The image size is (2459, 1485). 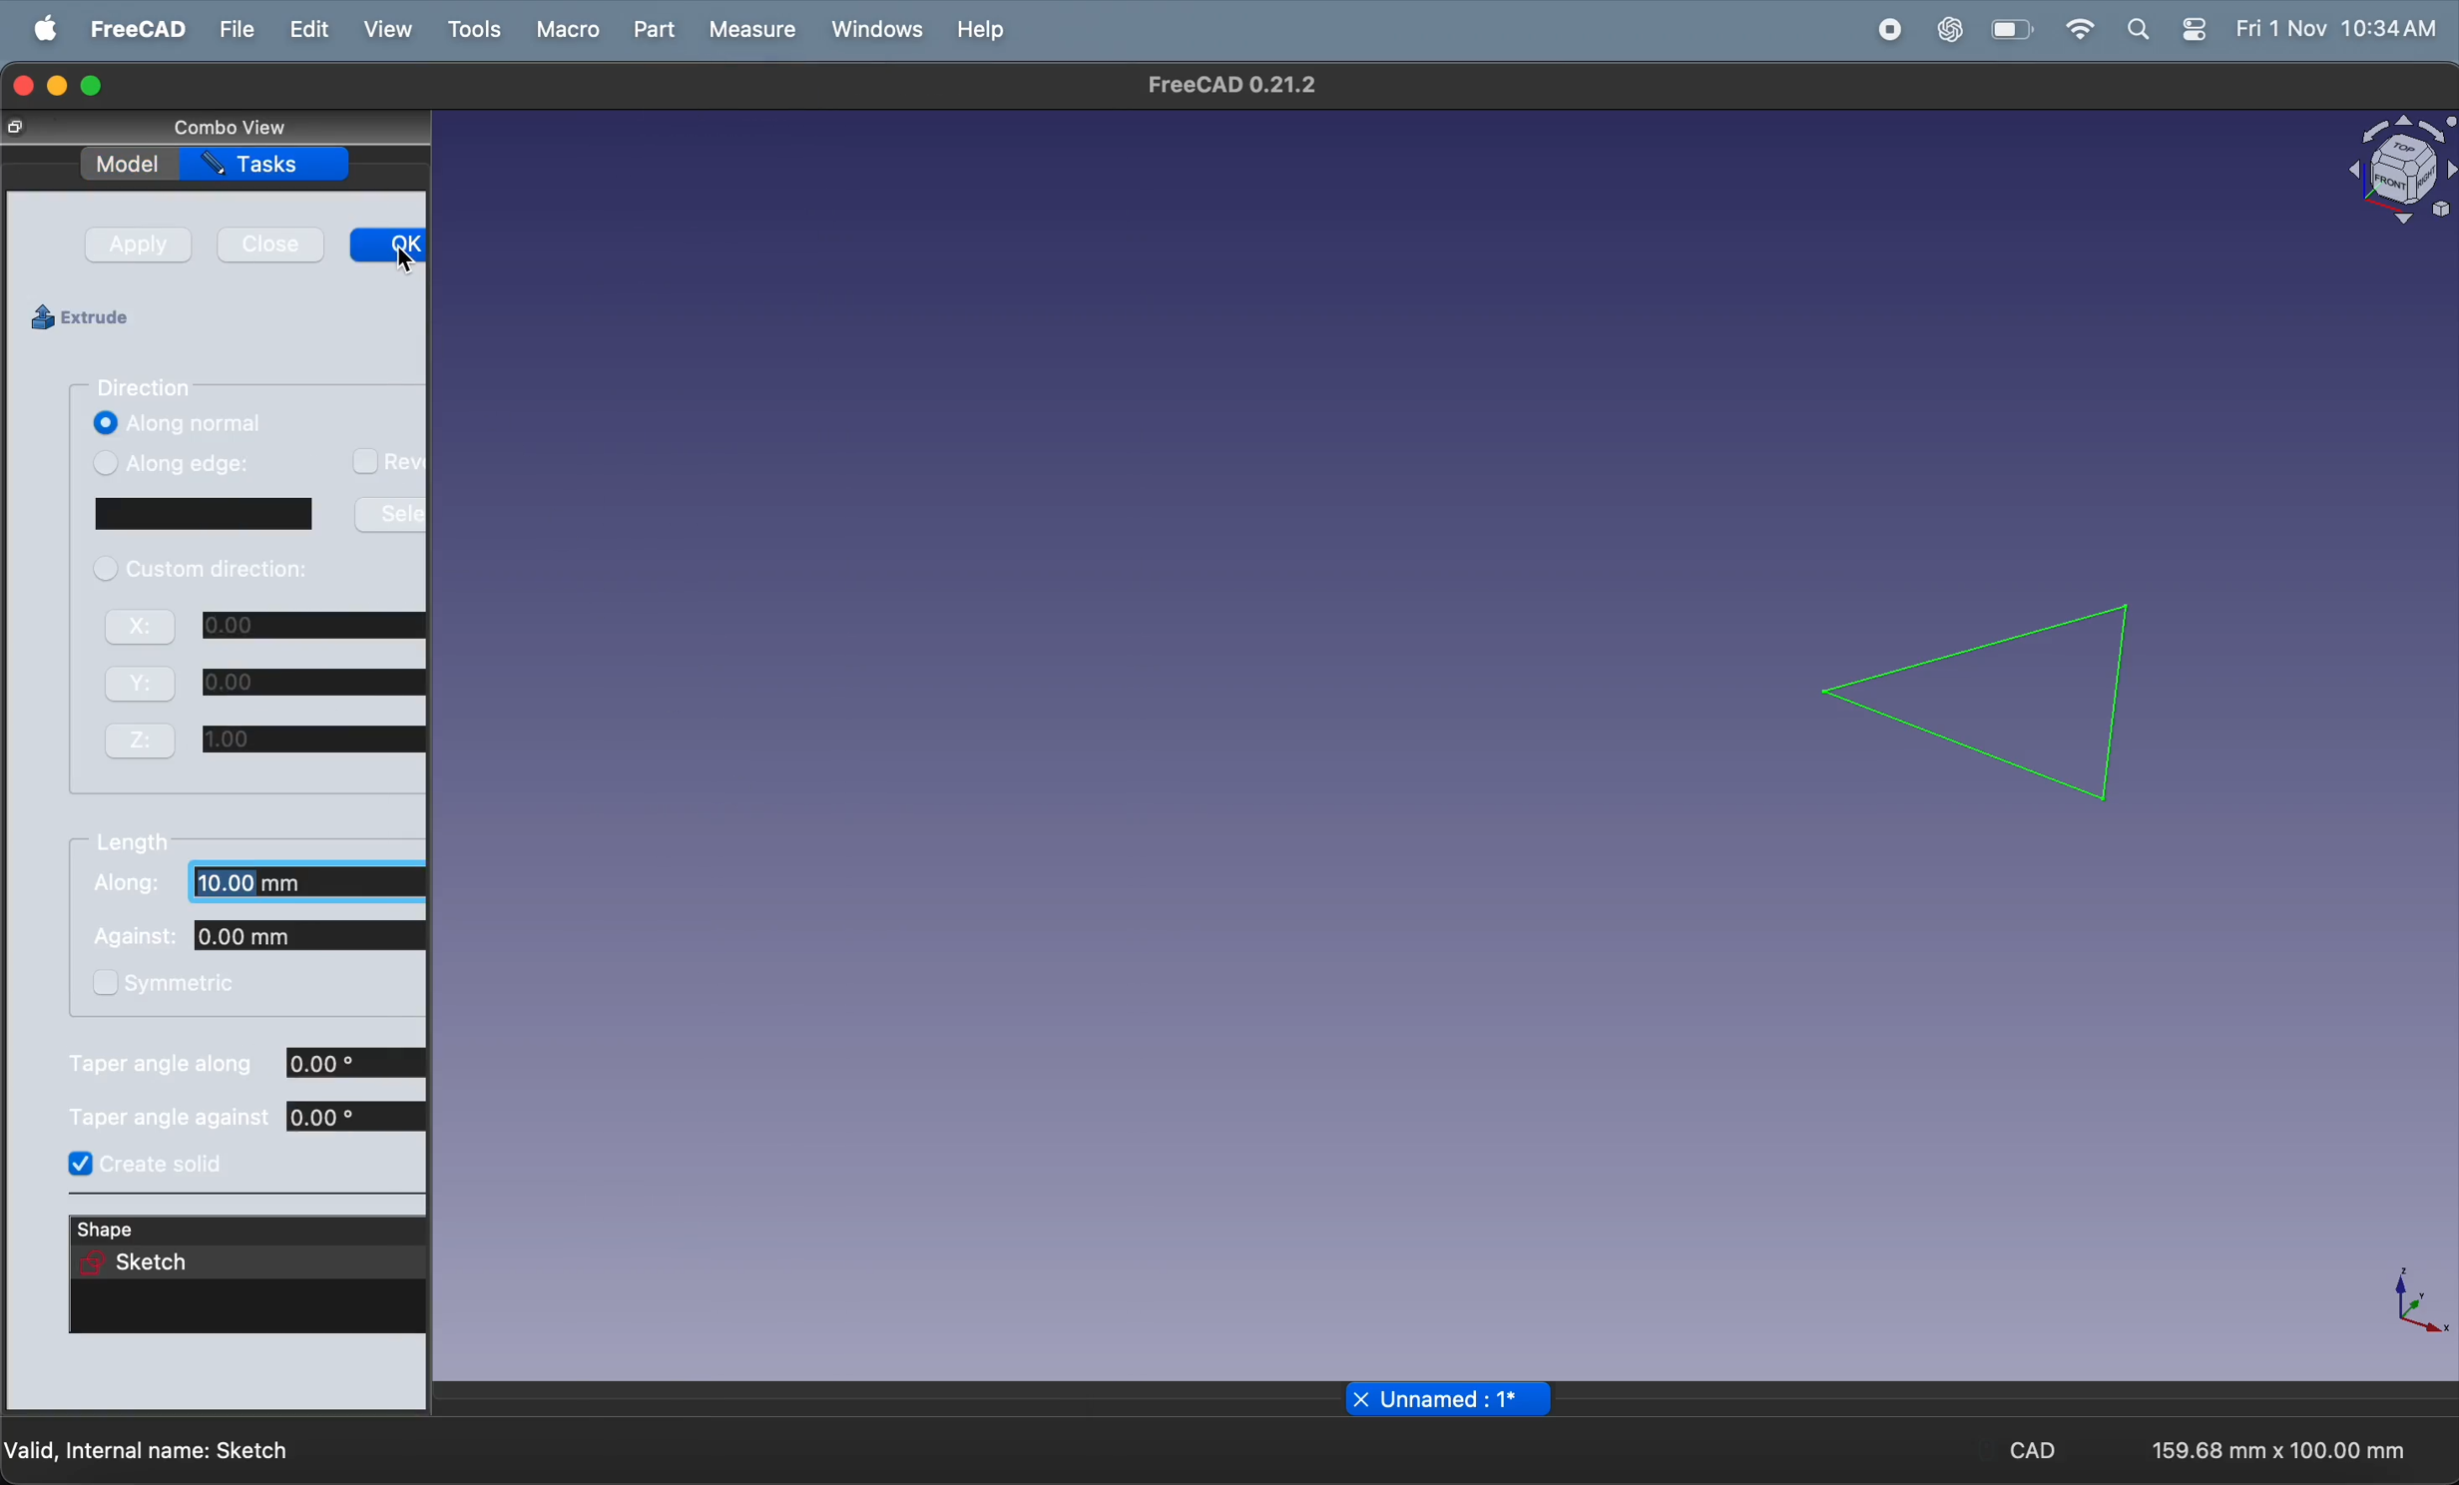 I want to click on checkbox , so click(x=107, y=568).